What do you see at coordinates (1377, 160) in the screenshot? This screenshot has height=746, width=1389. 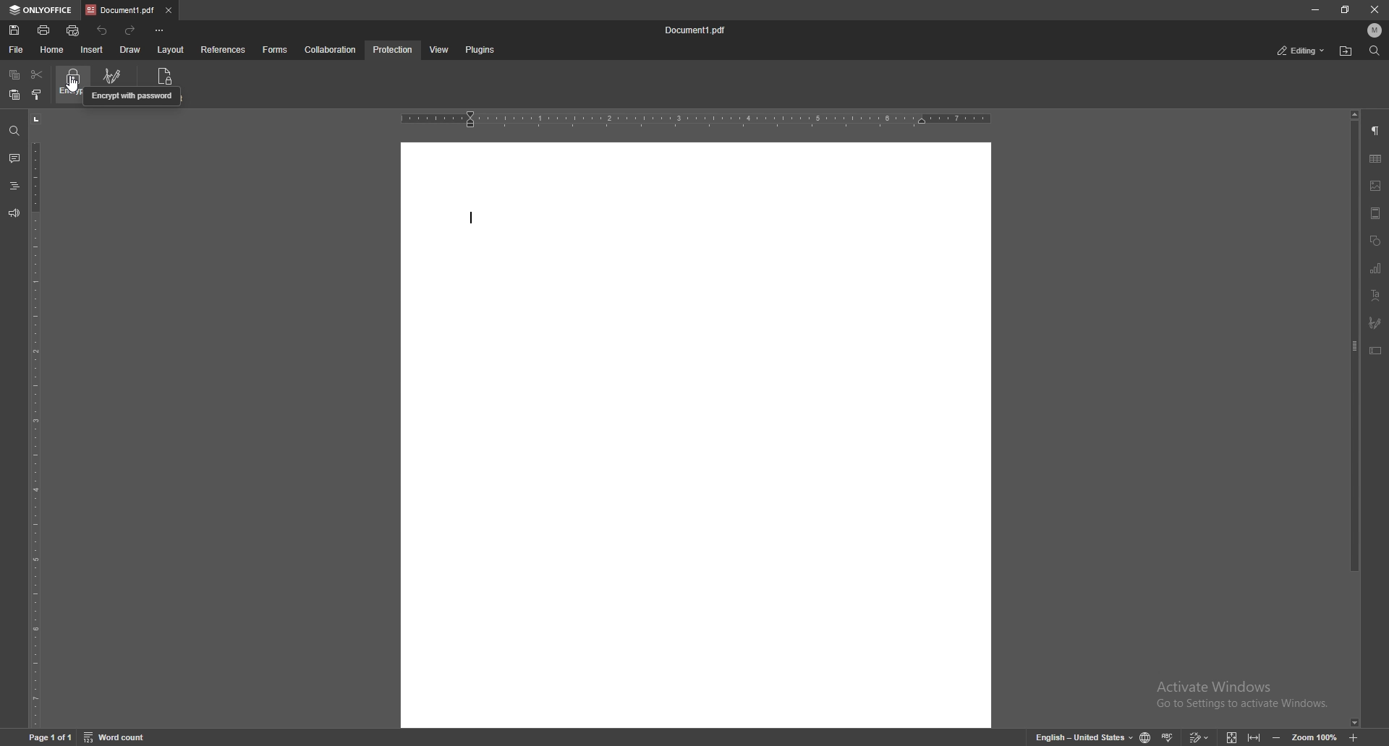 I see `table` at bounding box center [1377, 160].